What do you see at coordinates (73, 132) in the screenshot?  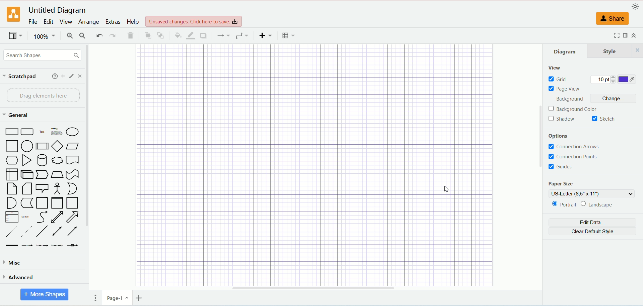 I see `Ellipse` at bounding box center [73, 132].